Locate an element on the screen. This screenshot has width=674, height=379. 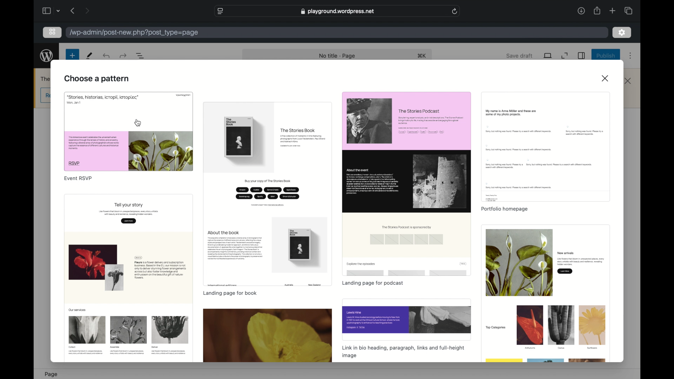
sidebar is located at coordinates (582, 56).